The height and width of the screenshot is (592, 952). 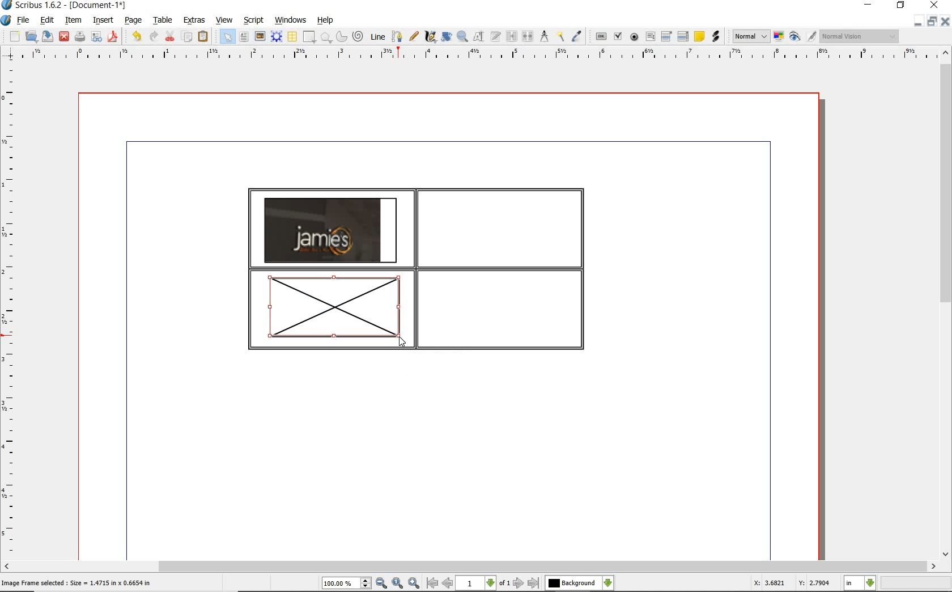 I want to click on freehand line, so click(x=415, y=37).